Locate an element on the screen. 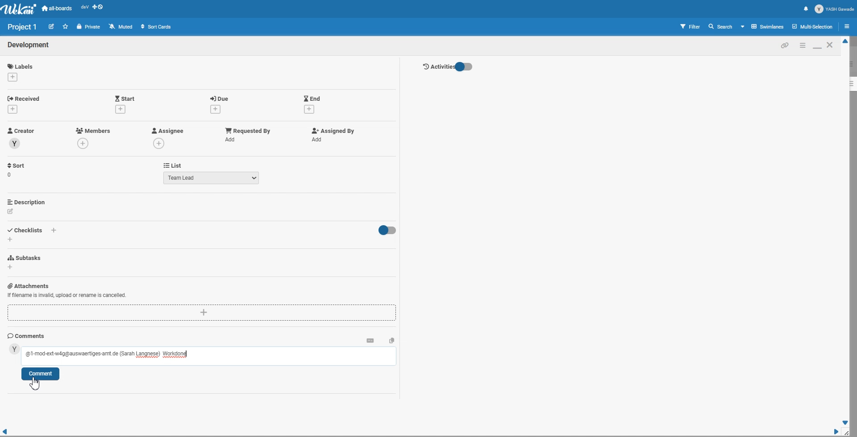 This screenshot has width=857, height=437. Notification is located at coordinates (806, 8).